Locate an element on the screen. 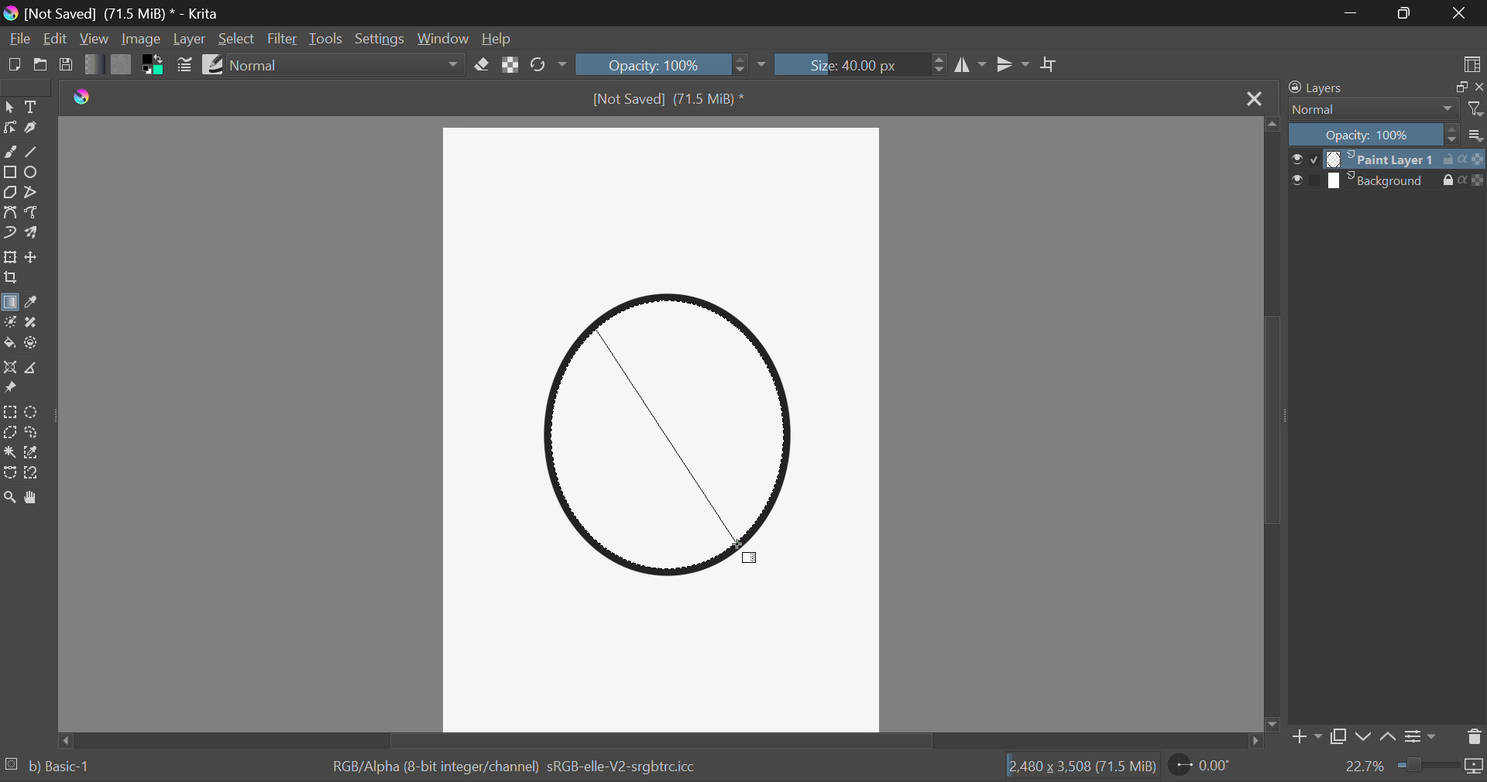 The height and width of the screenshot is (782, 1487). Move layer up is located at coordinates (1386, 737).